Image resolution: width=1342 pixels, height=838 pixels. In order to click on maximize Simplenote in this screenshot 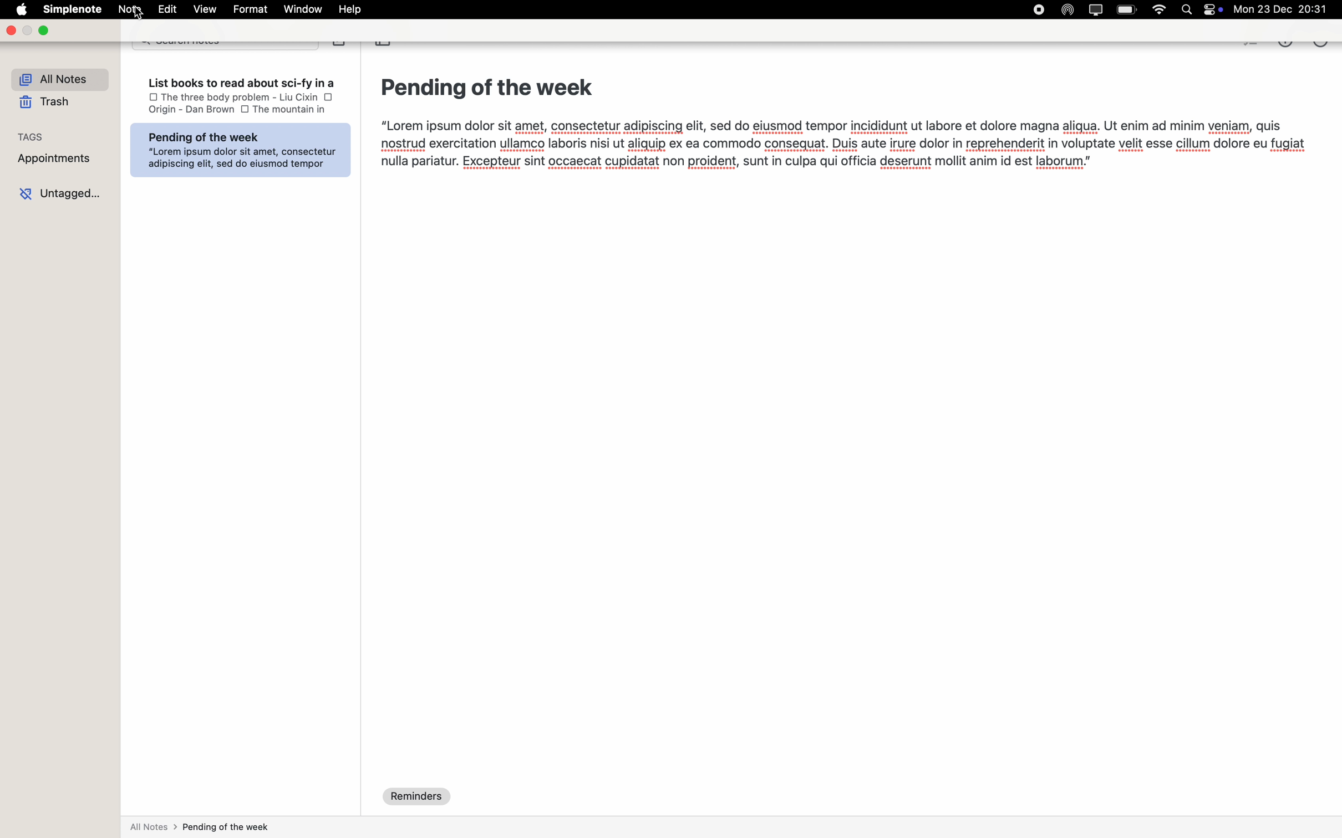, I will do `click(43, 30)`.